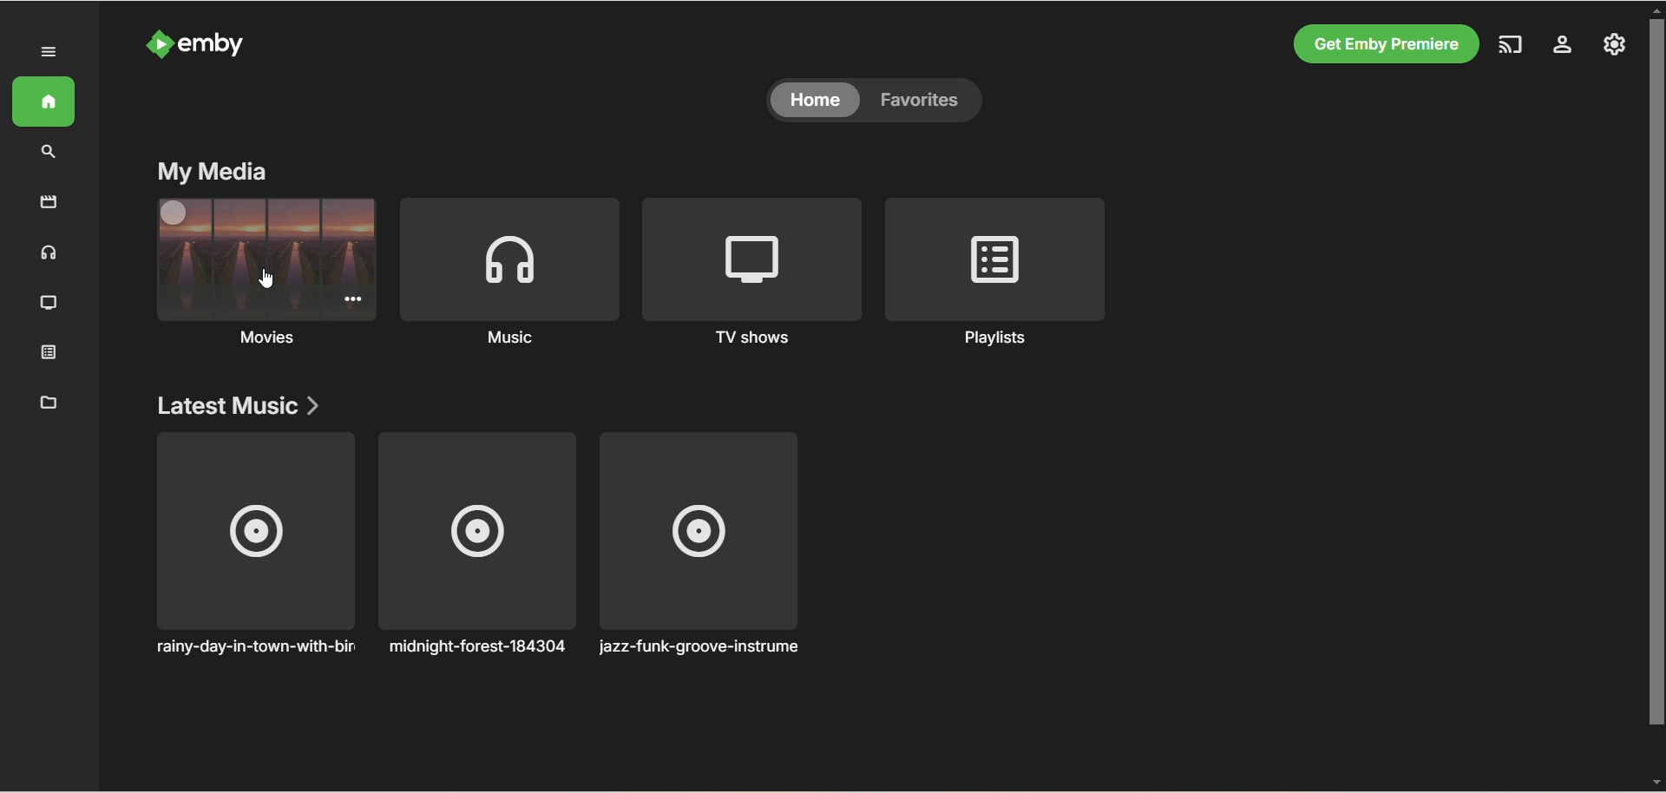 Image resolution: width=1666 pixels, height=793 pixels. I want to click on Music album, so click(253, 544).